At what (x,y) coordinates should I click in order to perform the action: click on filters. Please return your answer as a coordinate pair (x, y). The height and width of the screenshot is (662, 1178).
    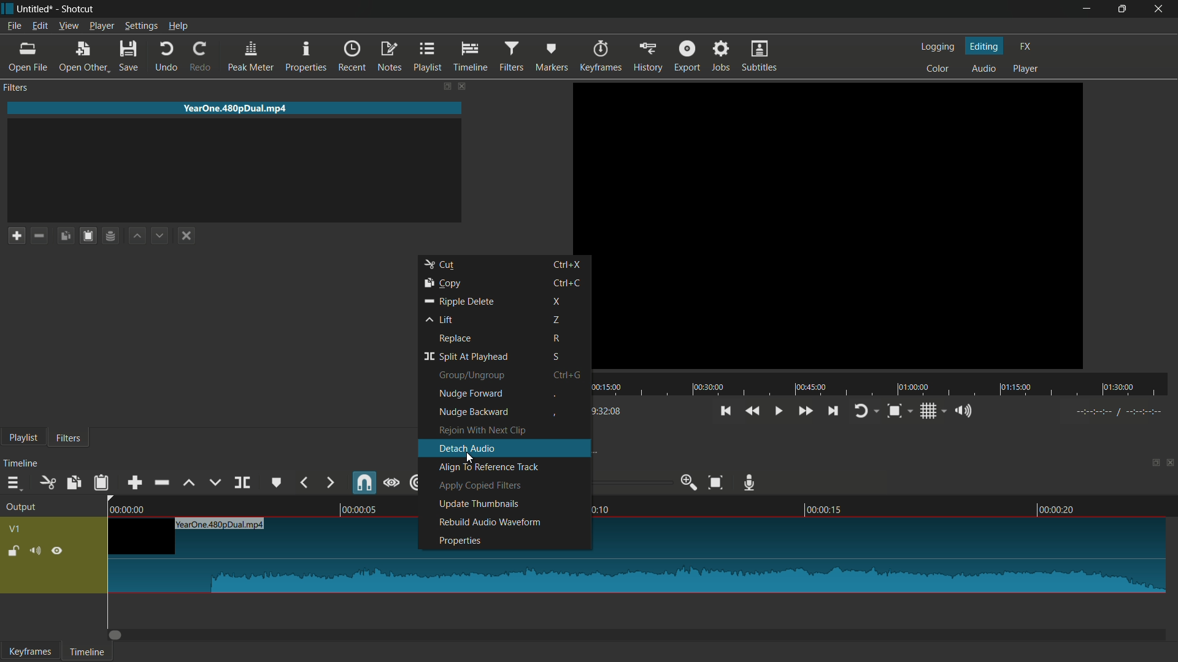
    Looking at the image, I should click on (16, 88).